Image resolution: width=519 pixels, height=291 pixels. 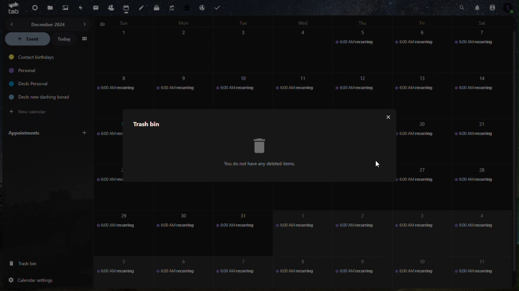 What do you see at coordinates (28, 84) in the screenshot?
I see `deck personal` at bounding box center [28, 84].